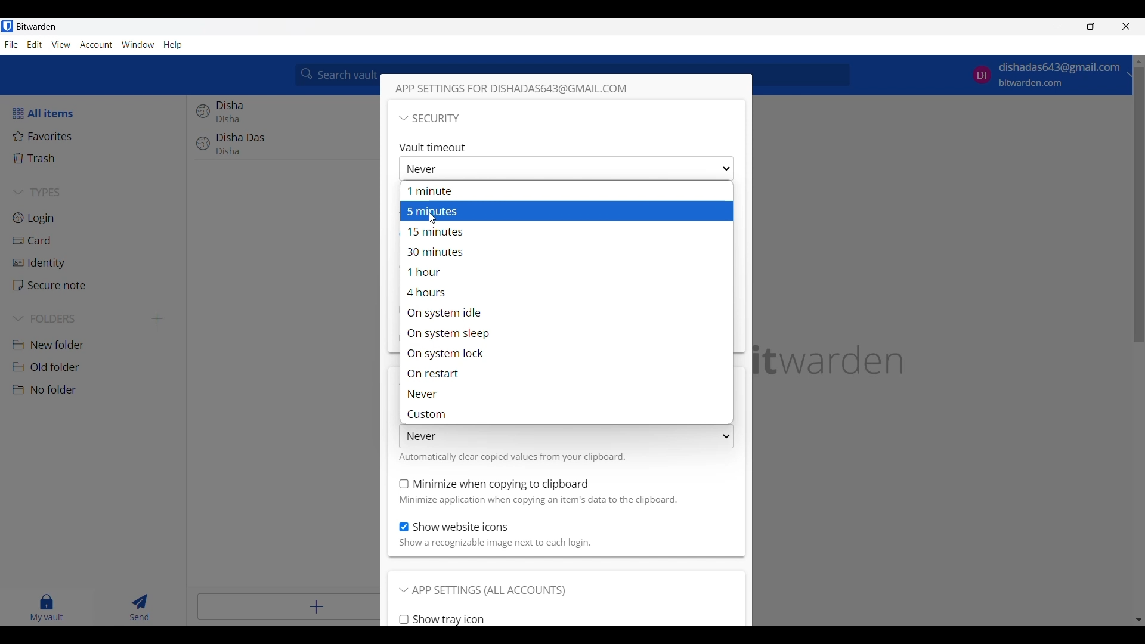  Describe the element at coordinates (565, 333) in the screenshot. I see `on system sleep` at that location.